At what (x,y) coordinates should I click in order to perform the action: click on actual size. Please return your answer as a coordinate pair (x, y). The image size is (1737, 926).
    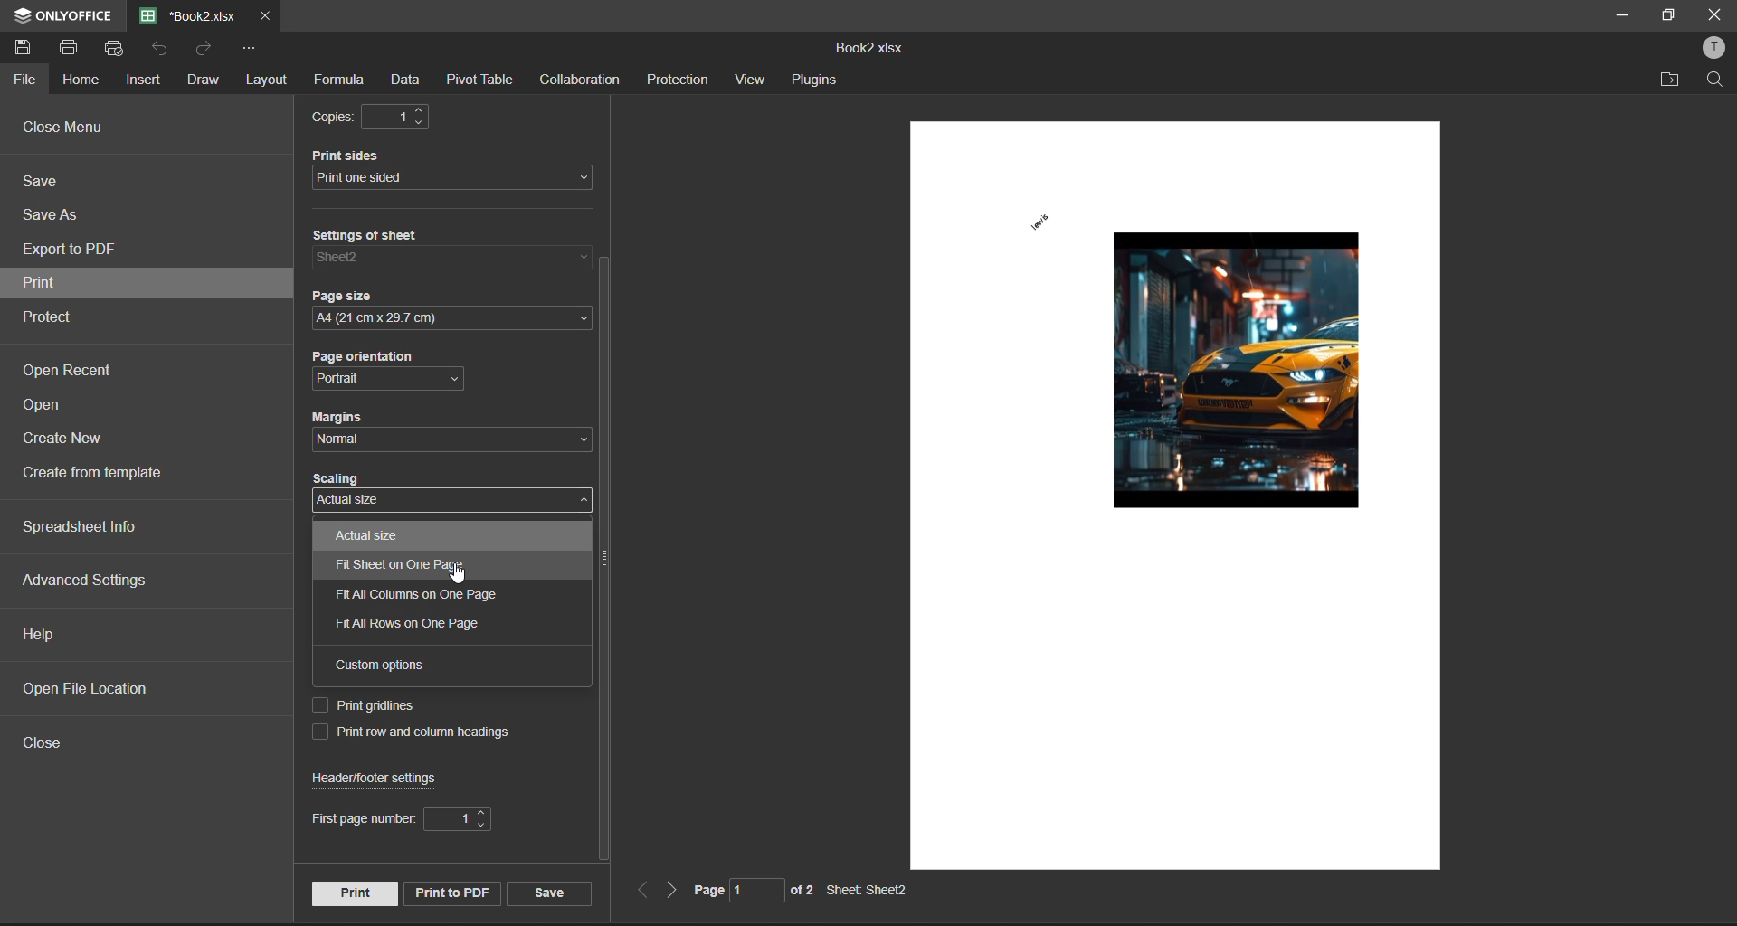
    Looking at the image, I should click on (367, 534).